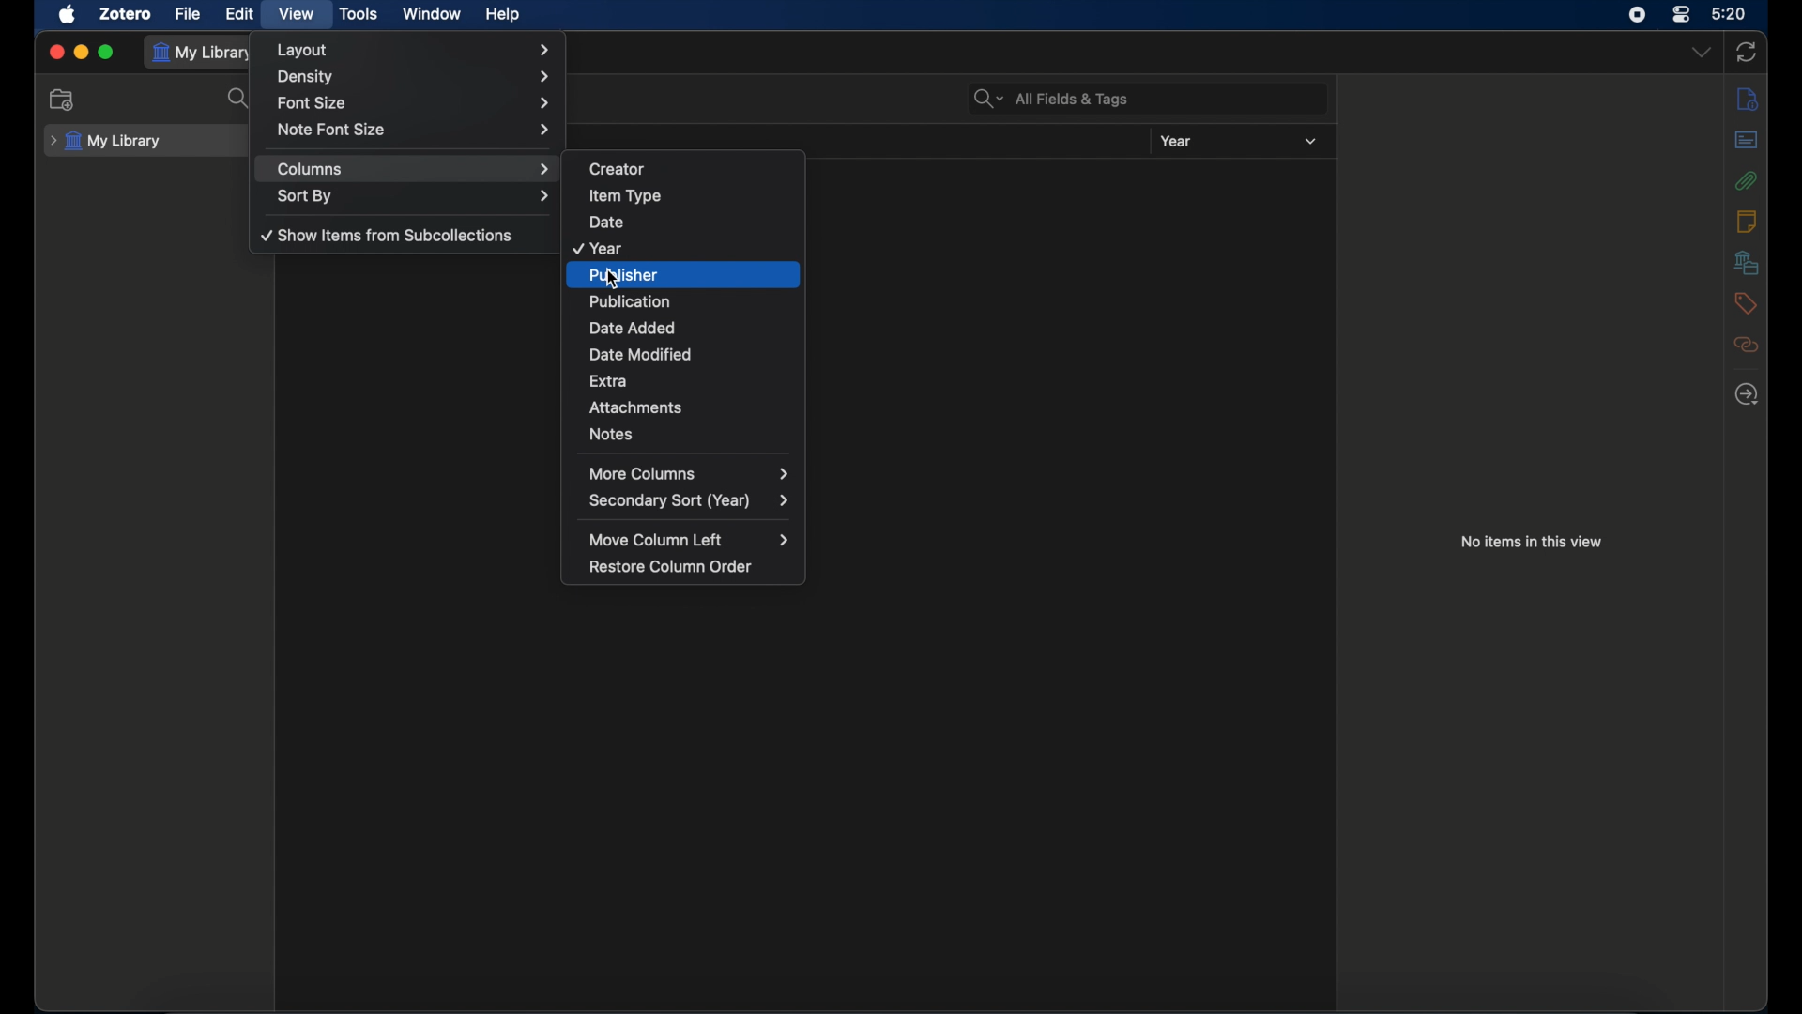 Image resolution: width=1802 pixels, height=1014 pixels. I want to click on density, so click(413, 77).